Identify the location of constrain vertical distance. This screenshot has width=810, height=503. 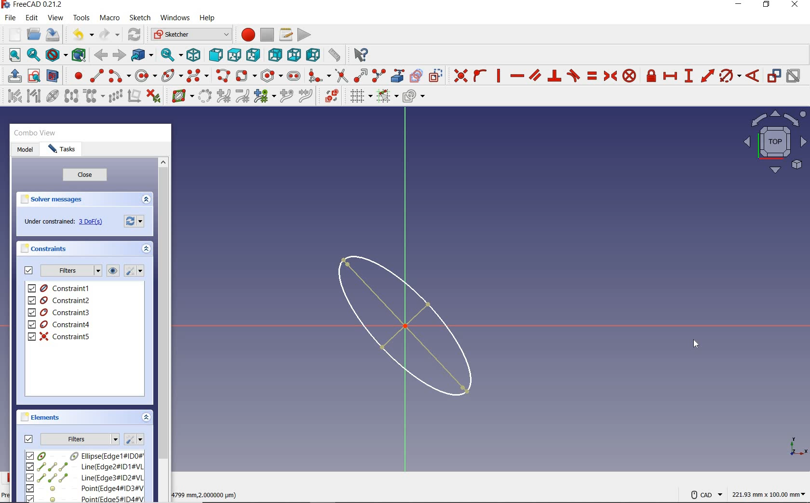
(688, 76).